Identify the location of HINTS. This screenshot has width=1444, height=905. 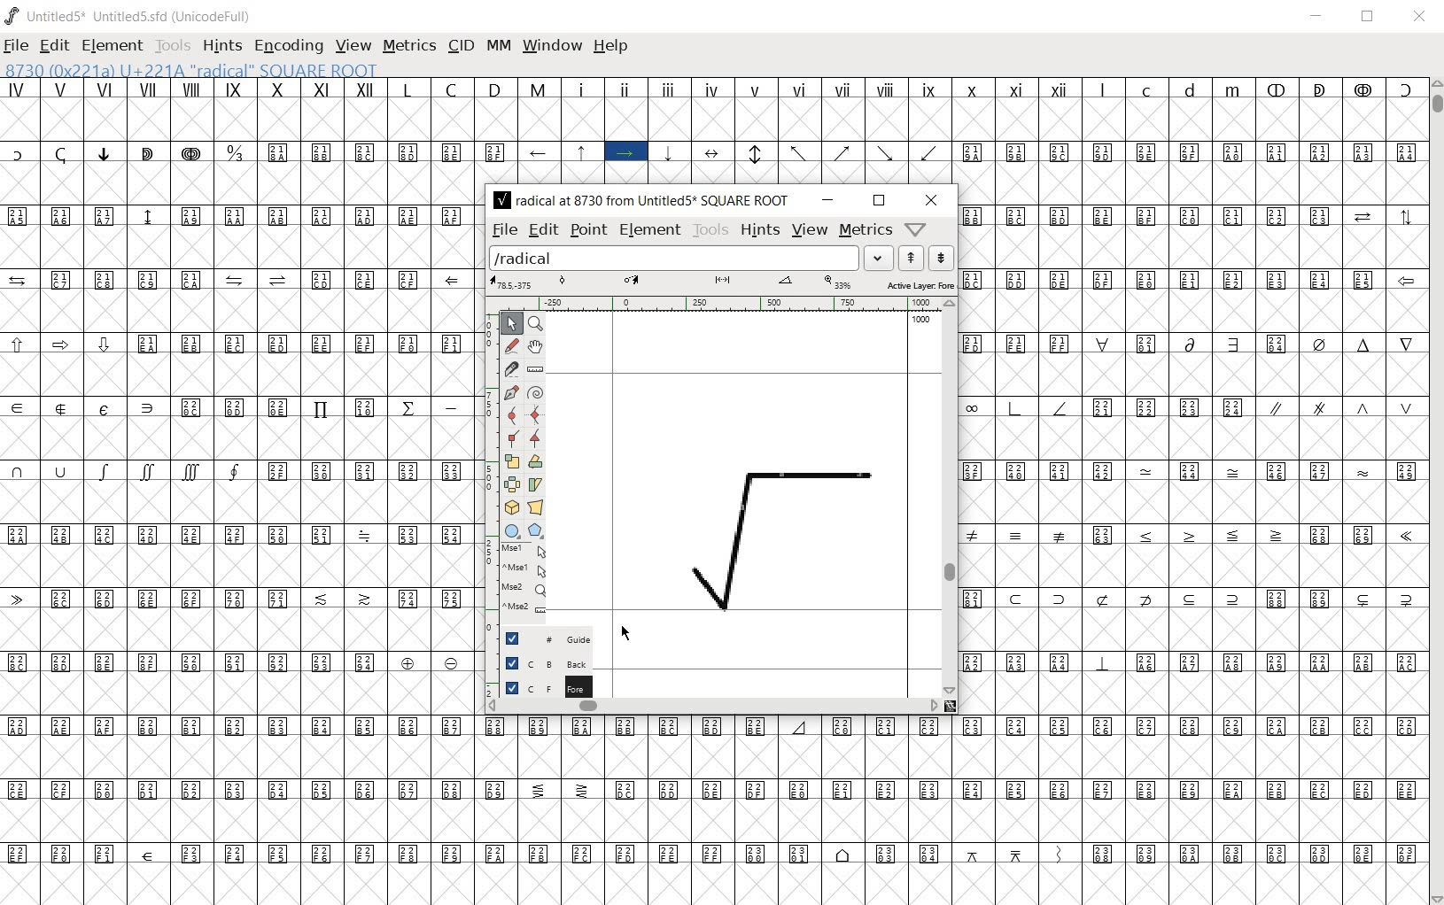
(221, 47).